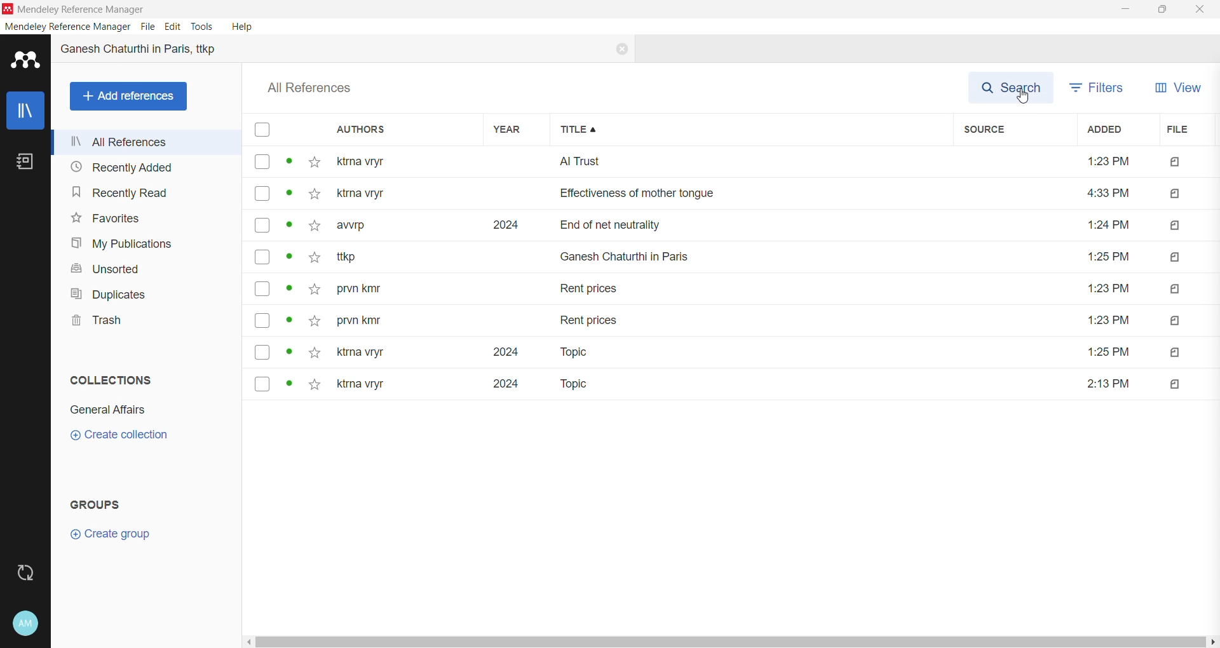  What do you see at coordinates (263, 383) in the screenshot?
I see `select reference ` at bounding box center [263, 383].